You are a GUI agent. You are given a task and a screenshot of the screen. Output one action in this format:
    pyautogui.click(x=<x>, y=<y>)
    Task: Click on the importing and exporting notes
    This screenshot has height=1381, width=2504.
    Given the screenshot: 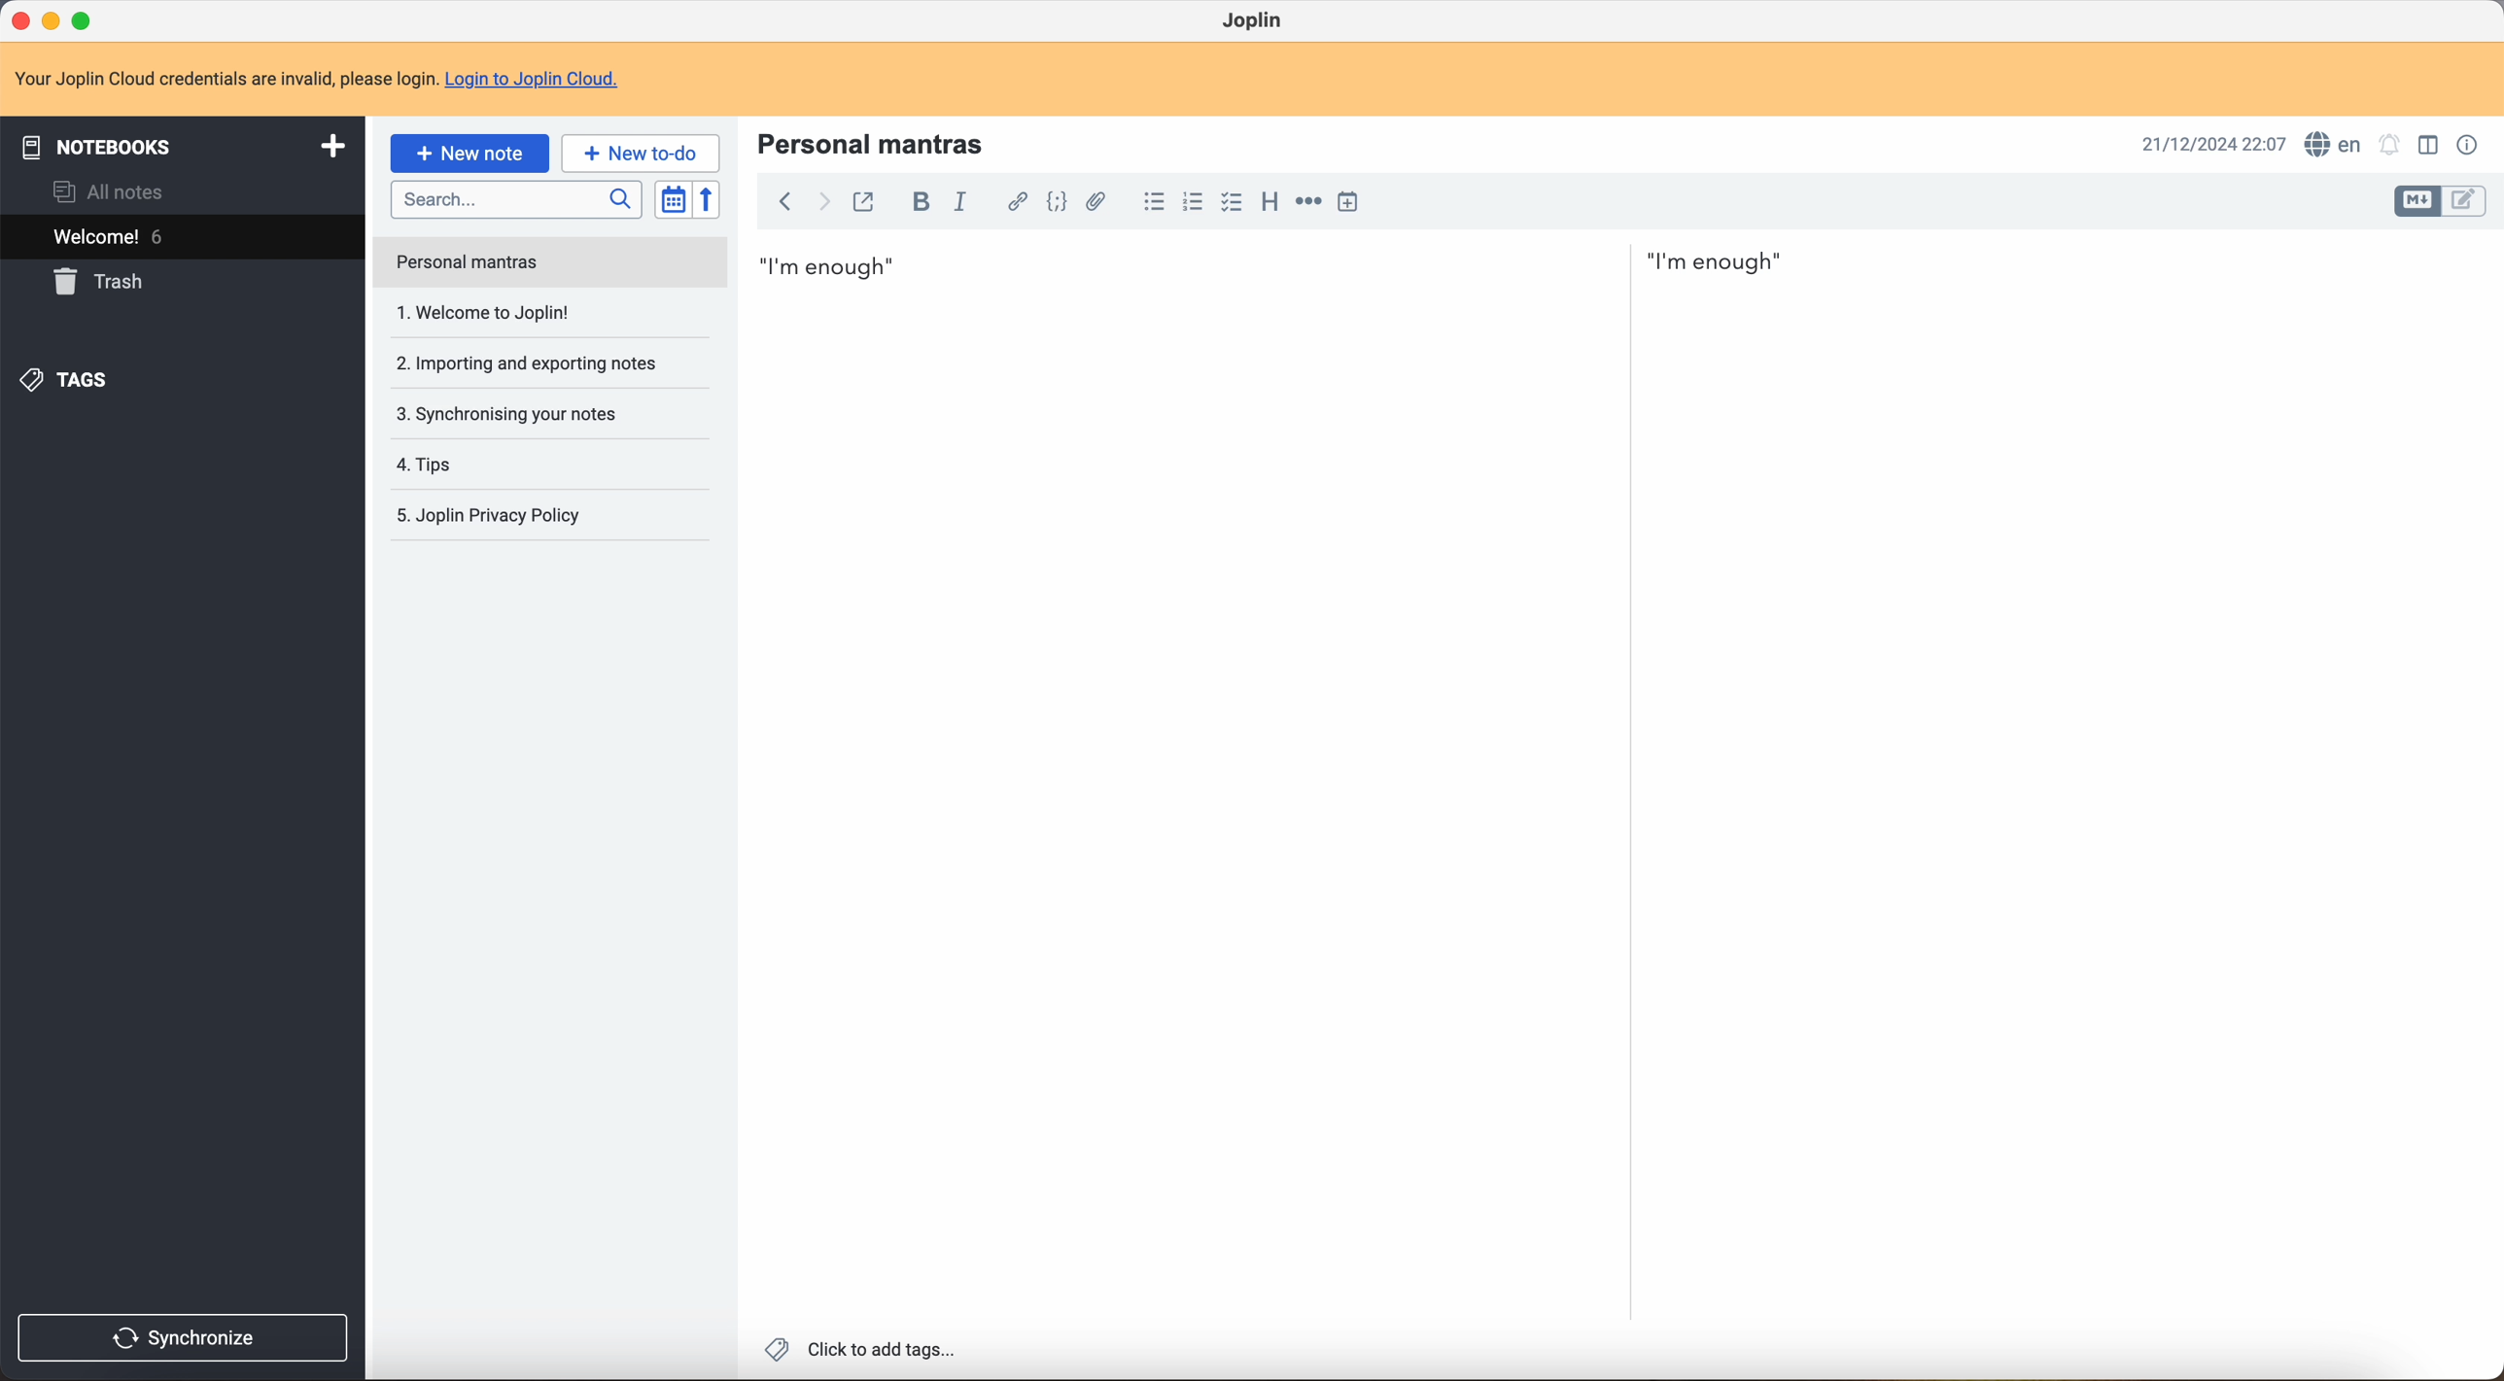 What is the action you would take?
    pyautogui.click(x=526, y=312)
    